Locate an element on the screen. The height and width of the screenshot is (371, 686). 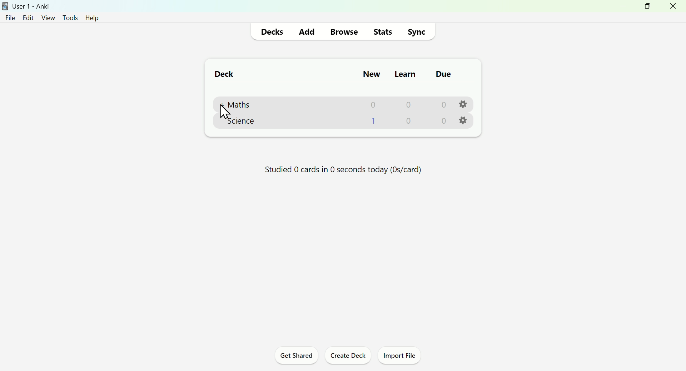
View is located at coordinates (48, 17).